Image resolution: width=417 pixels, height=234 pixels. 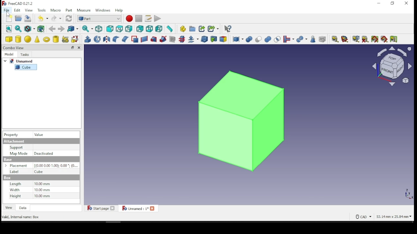 What do you see at coordinates (43, 18) in the screenshot?
I see `undo` at bounding box center [43, 18].